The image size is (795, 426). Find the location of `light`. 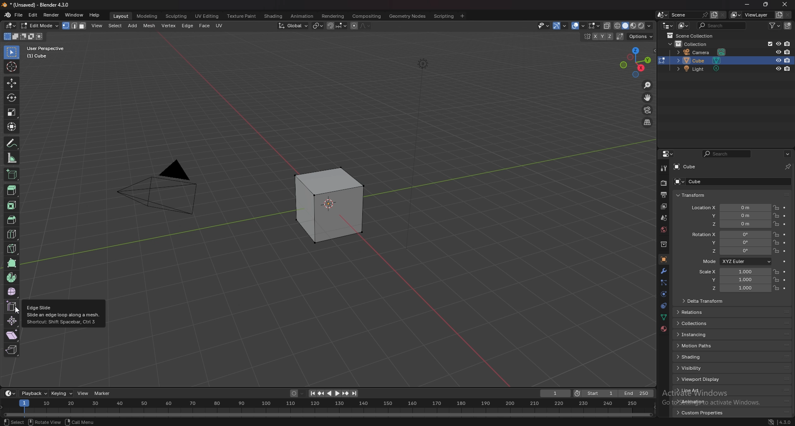

light is located at coordinates (702, 70).